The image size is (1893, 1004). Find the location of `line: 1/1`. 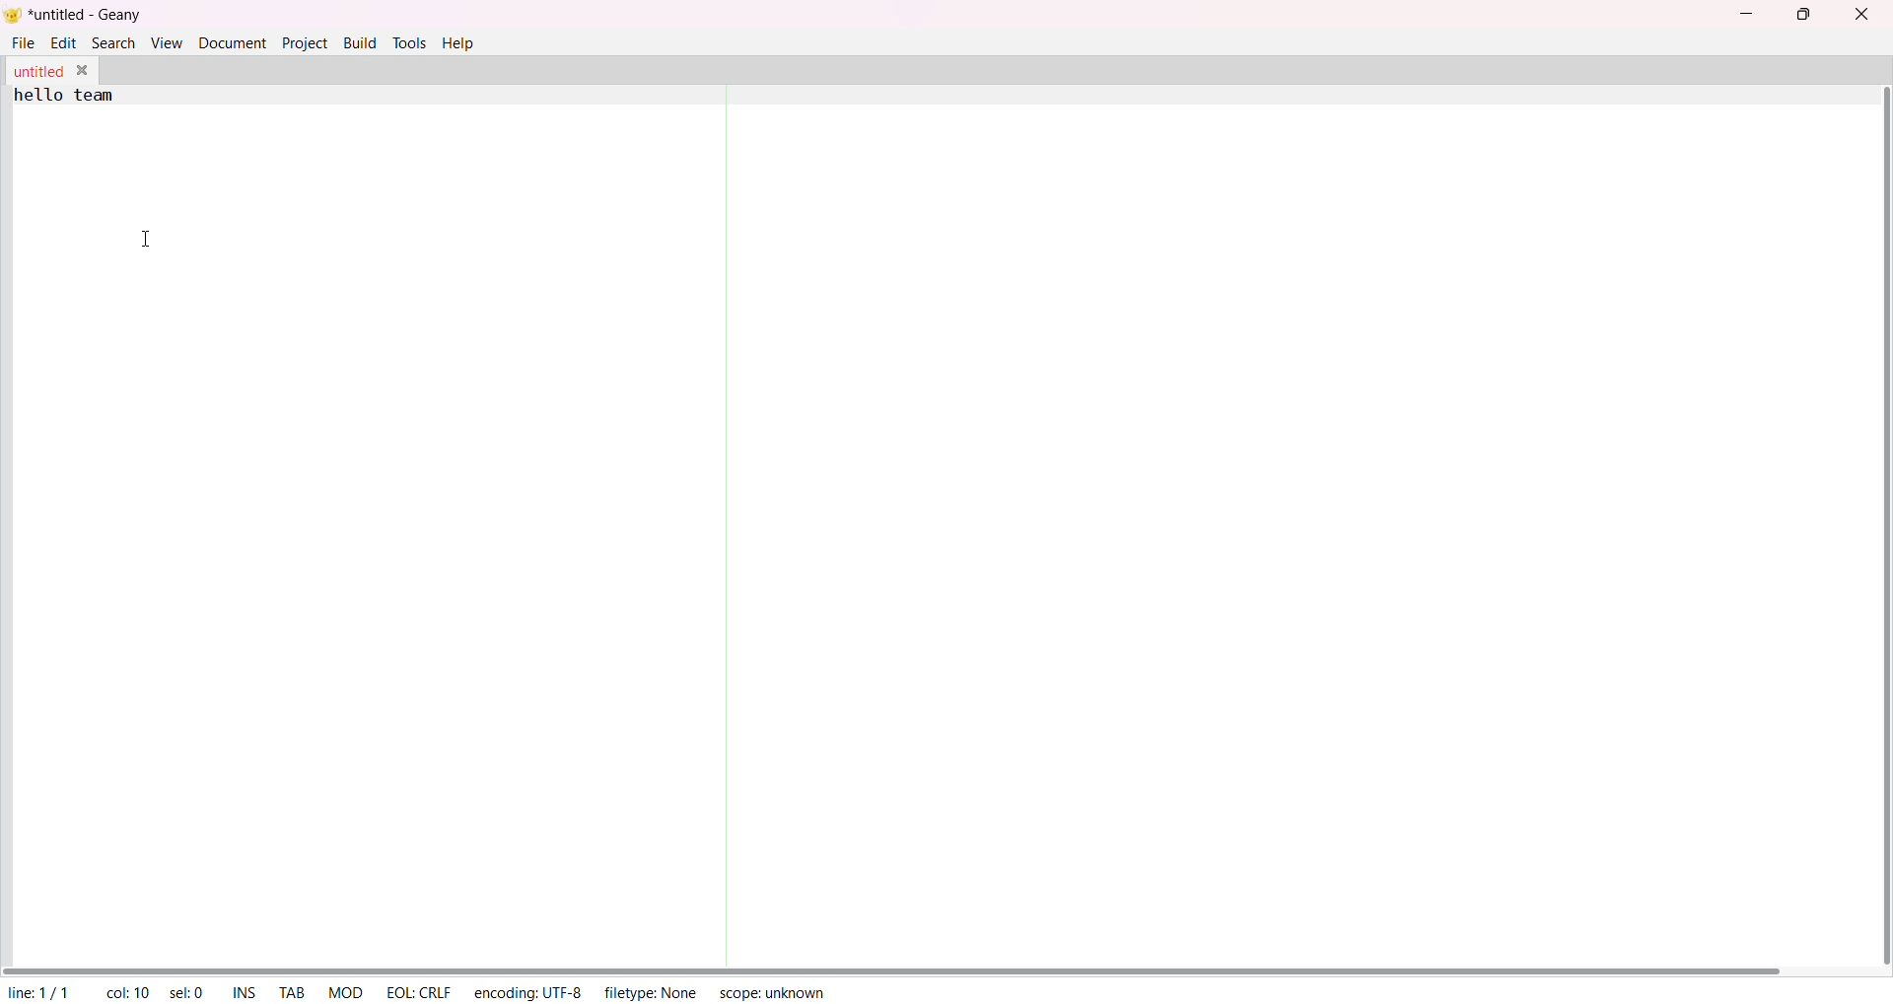

line: 1/1 is located at coordinates (37, 993).